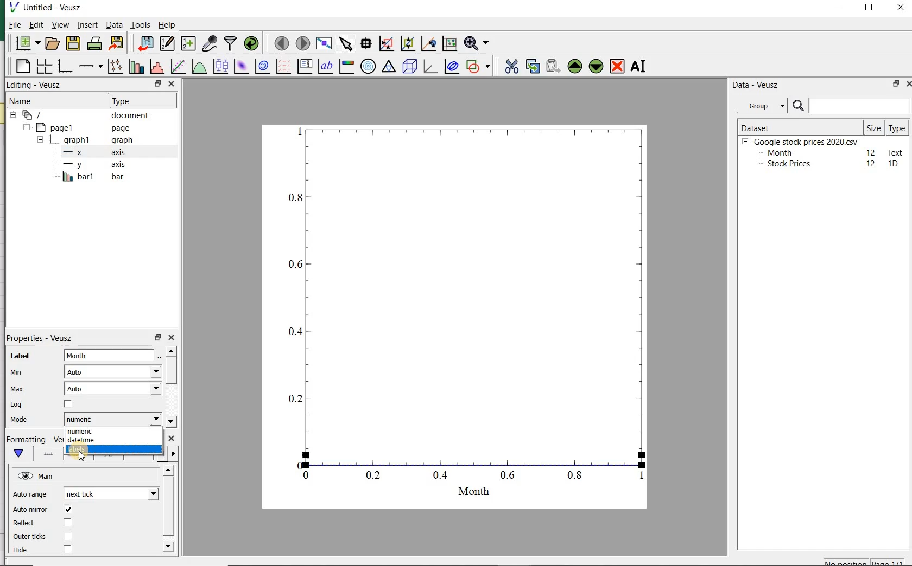 This screenshot has width=912, height=566. What do you see at coordinates (254, 44) in the screenshot?
I see `reload linked datasets` at bounding box center [254, 44].